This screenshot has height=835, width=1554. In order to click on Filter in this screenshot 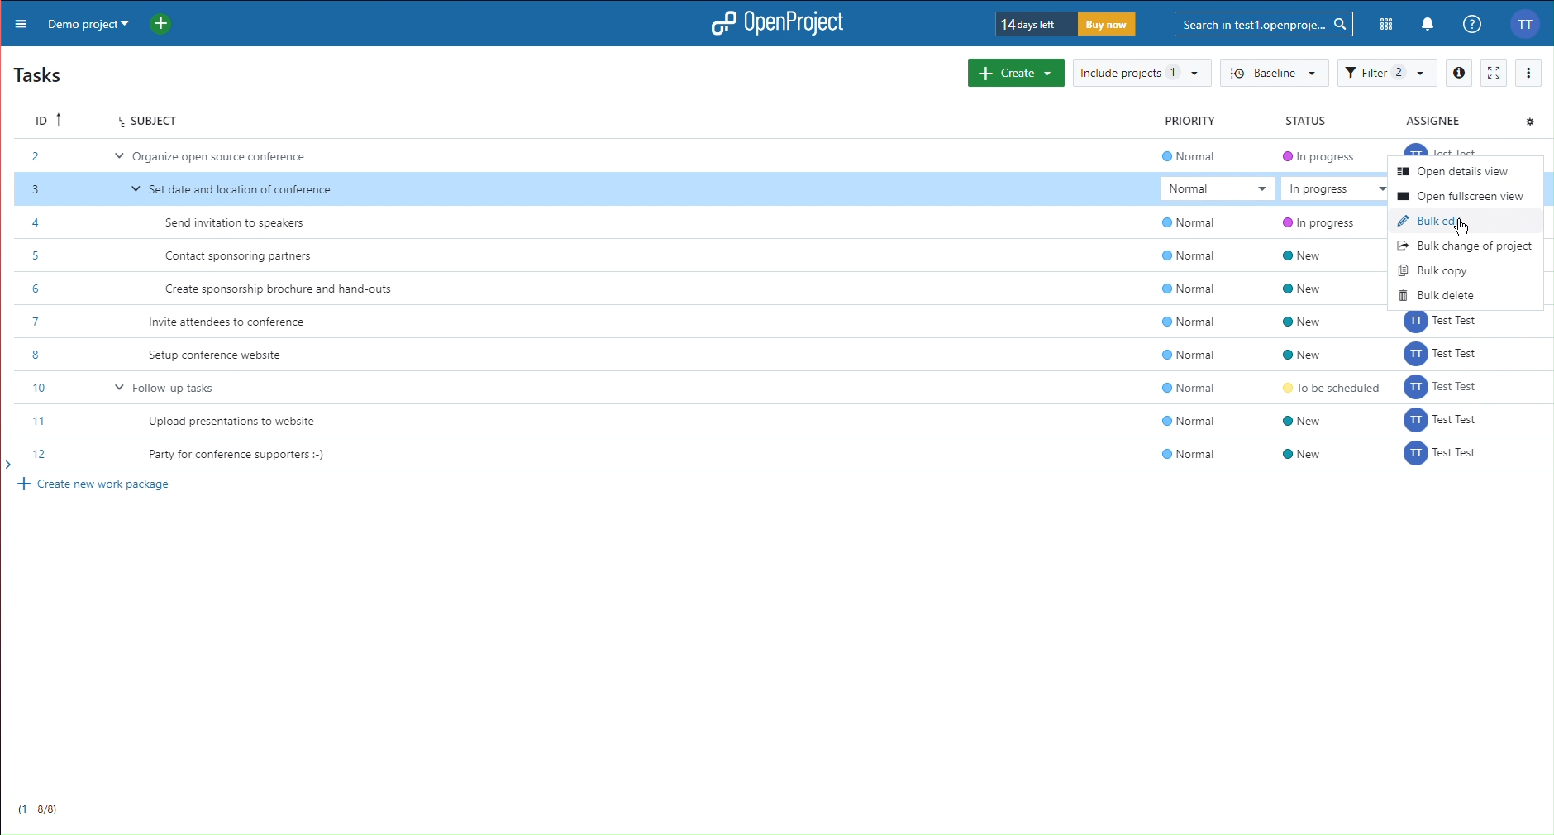, I will do `click(1386, 74)`.